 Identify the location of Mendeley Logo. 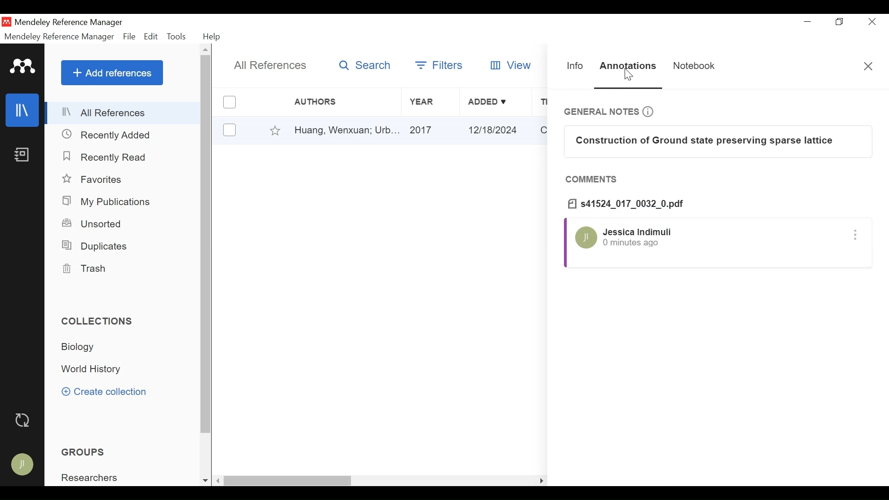
(23, 66).